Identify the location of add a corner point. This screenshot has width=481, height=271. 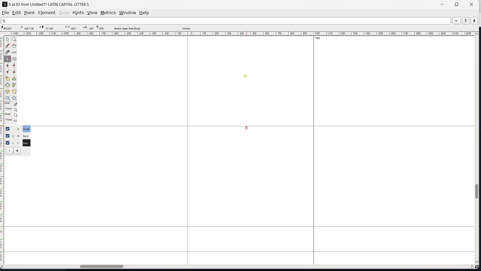
(8, 72).